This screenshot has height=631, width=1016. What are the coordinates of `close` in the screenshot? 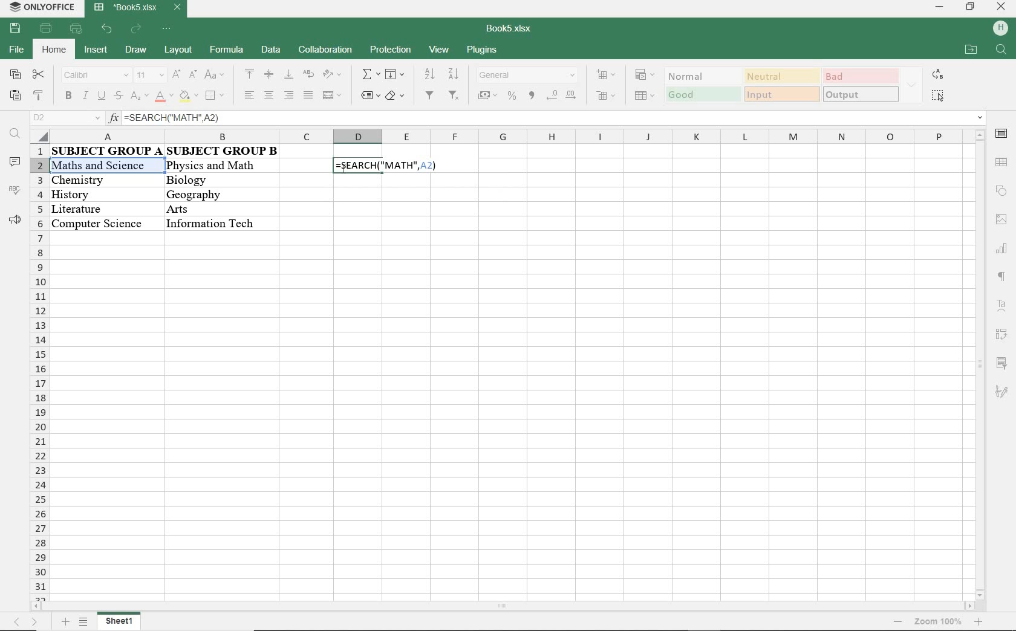 It's located at (1001, 7).